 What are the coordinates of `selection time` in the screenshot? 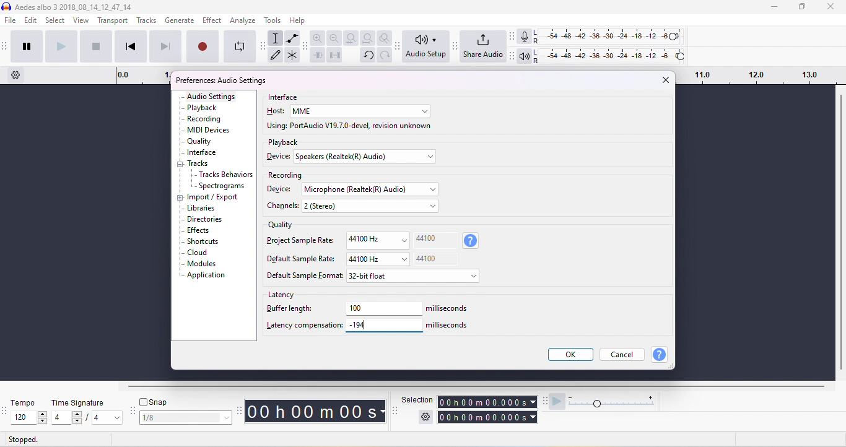 It's located at (482, 402).